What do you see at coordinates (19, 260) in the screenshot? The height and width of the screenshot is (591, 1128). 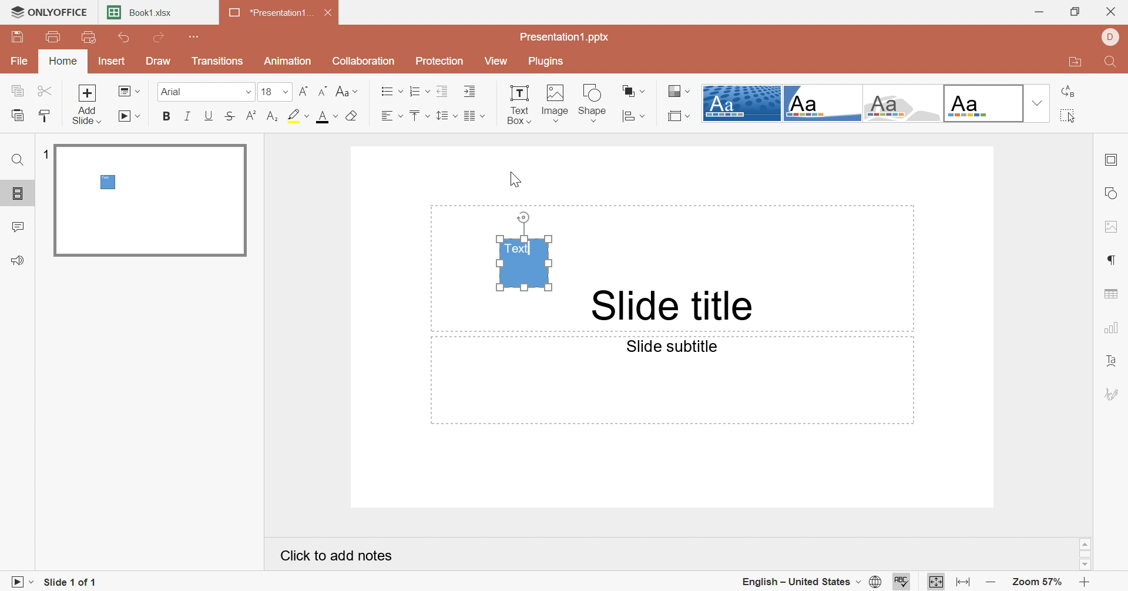 I see `Feedback & Support` at bounding box center [19, 260].